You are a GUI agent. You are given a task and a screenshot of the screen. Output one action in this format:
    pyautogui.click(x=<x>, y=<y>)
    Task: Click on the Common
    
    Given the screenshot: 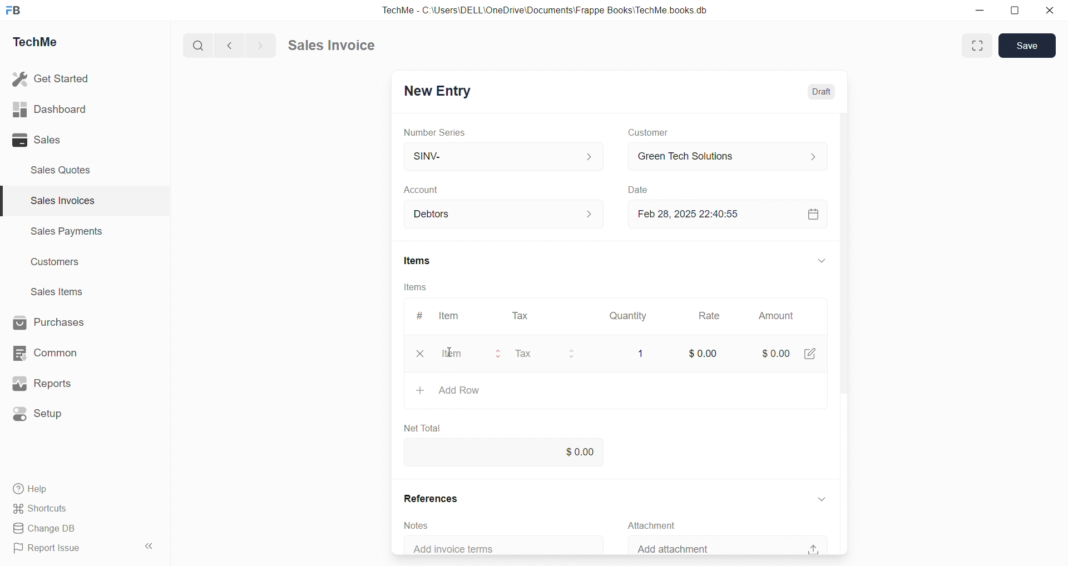 What is the action you would take?
    pyautogui.click(x=45, y=353)
    